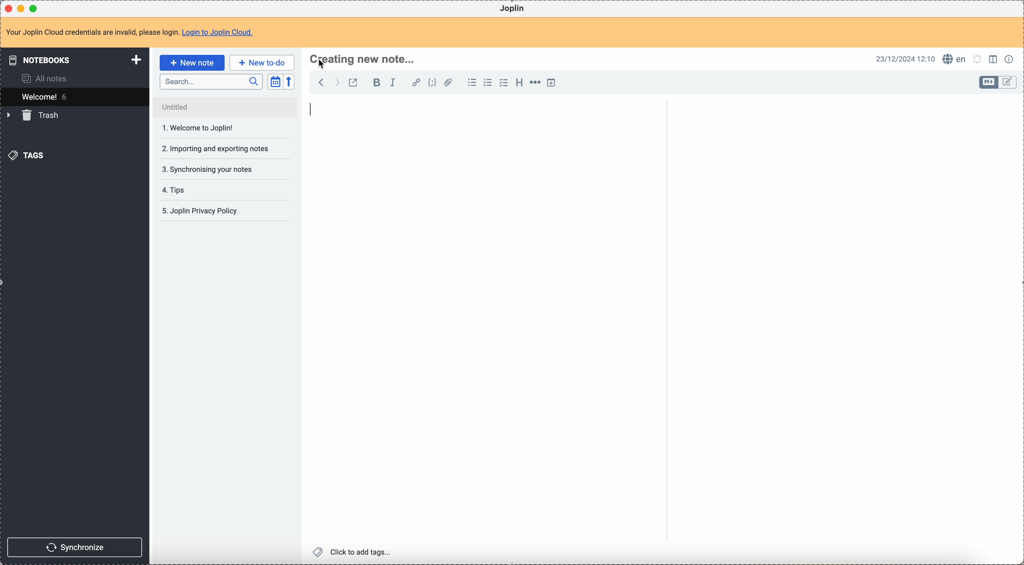 Image resolution: width=1024 pixels, height=565 pixels. Describe the element at coordinates (432, 83) in the screenshot. I see `code` at that location.